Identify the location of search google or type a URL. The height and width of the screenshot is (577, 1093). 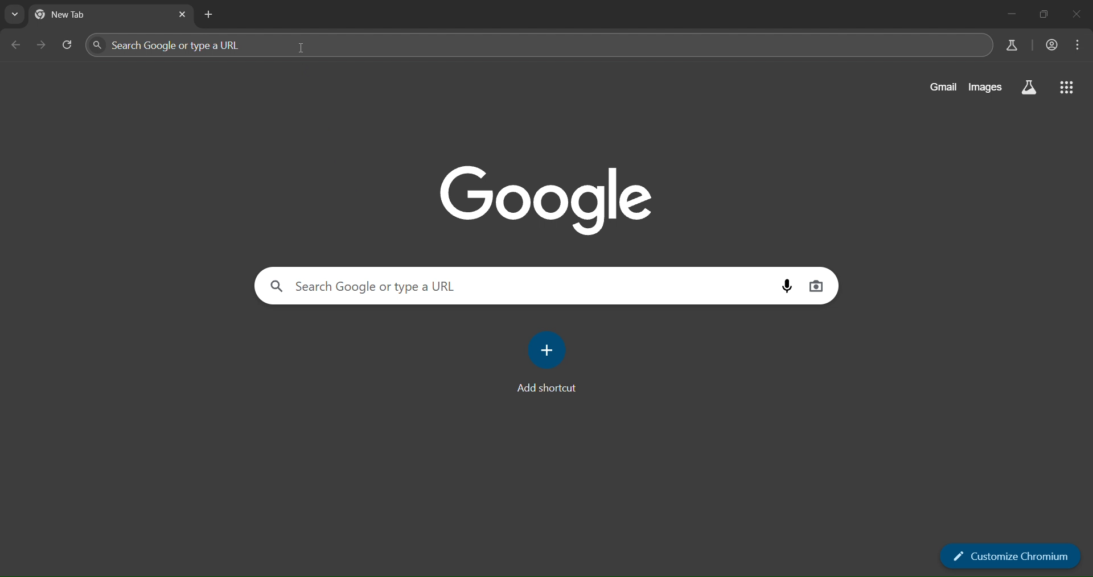
(536, 46).